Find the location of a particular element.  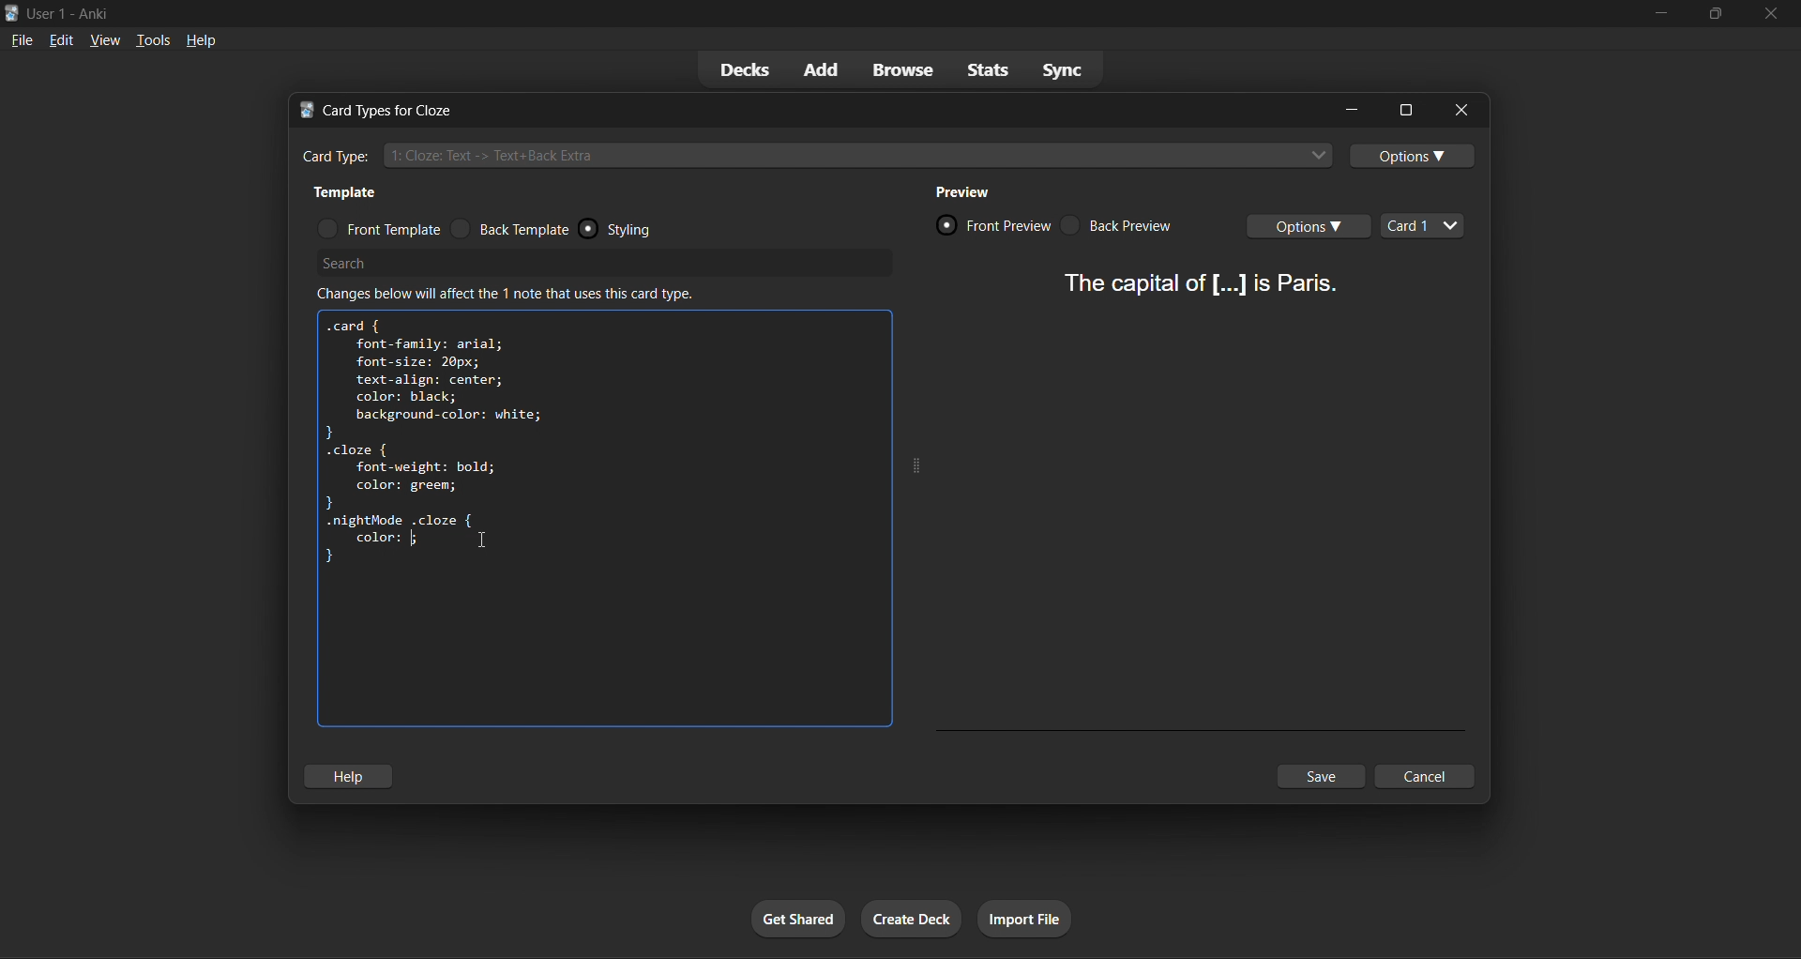

cloze card type input box  is located at coordinates (816, 156).